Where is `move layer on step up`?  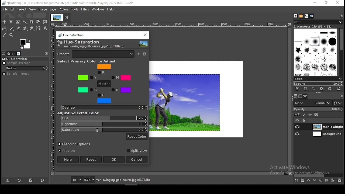
move layer on step up is located at coordinates (309, 181).